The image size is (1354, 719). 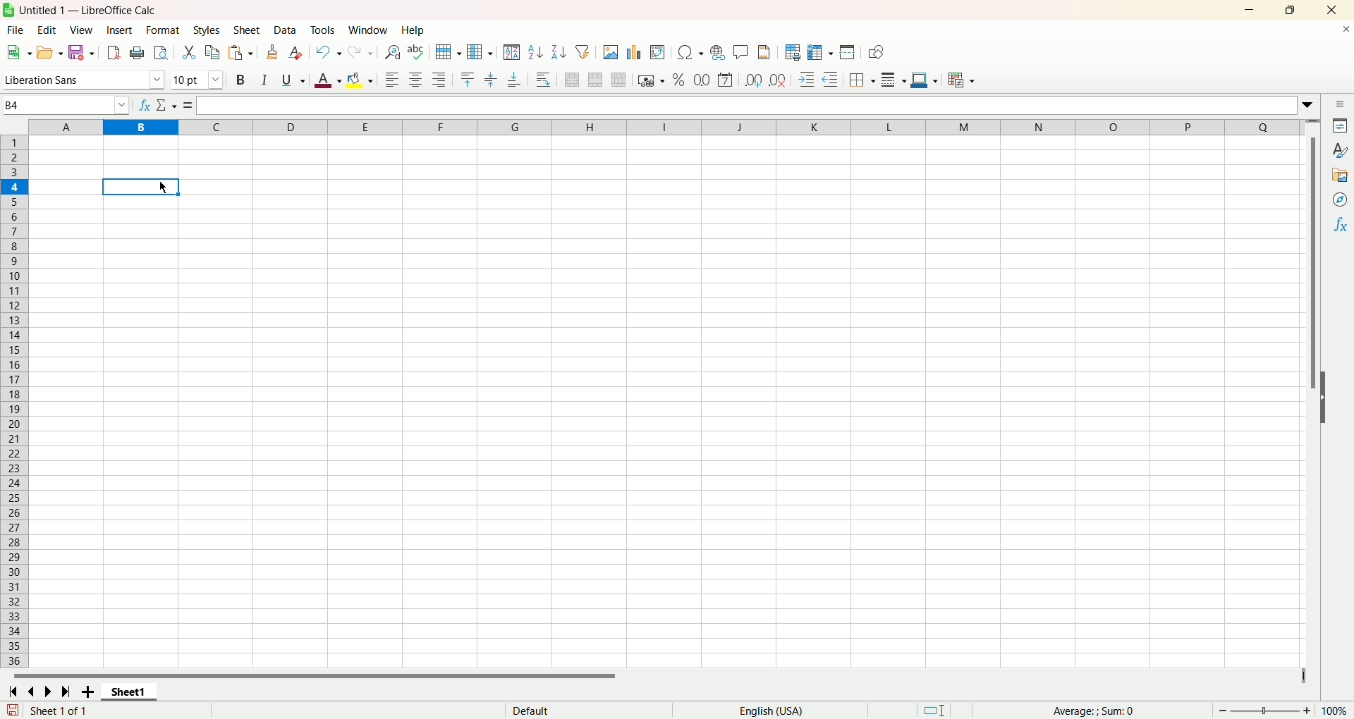 What do you see at coordinates (536, 54) in the screenshot?
I see `sort ascending` at bounding box center [536, 54].